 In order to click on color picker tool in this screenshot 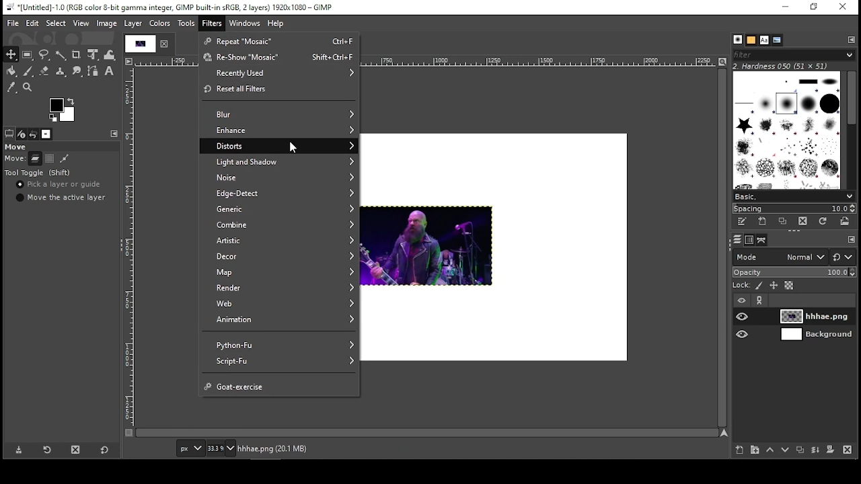, I will do `click(11, 88)`.